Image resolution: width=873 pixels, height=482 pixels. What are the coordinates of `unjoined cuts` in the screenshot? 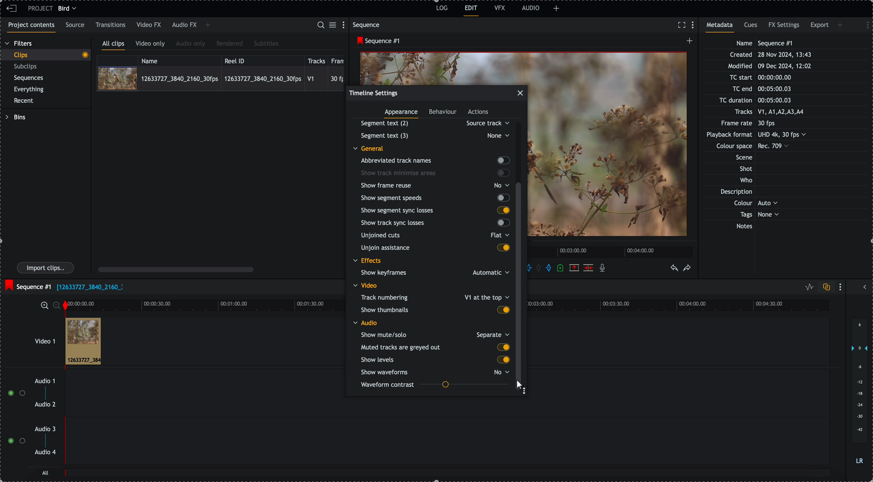 It's located at (433, 237).